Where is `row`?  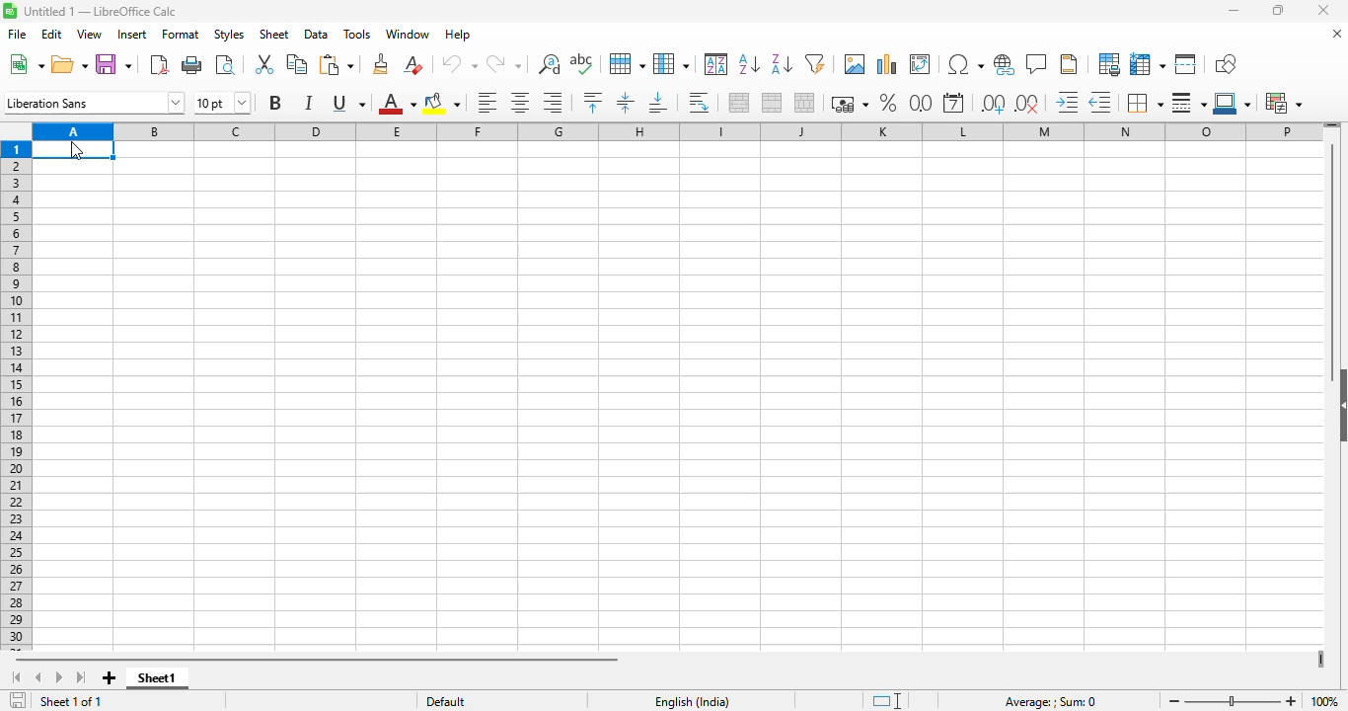
row is located at coordinates (626, 64).